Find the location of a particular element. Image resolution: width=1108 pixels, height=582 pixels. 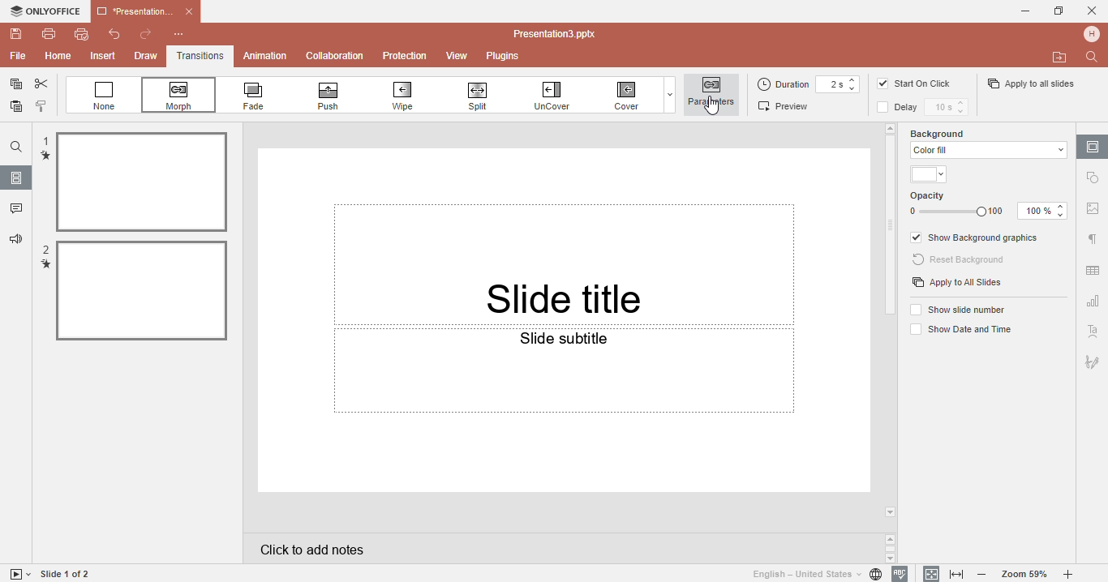

Document name is located at coordinates (144, 10).